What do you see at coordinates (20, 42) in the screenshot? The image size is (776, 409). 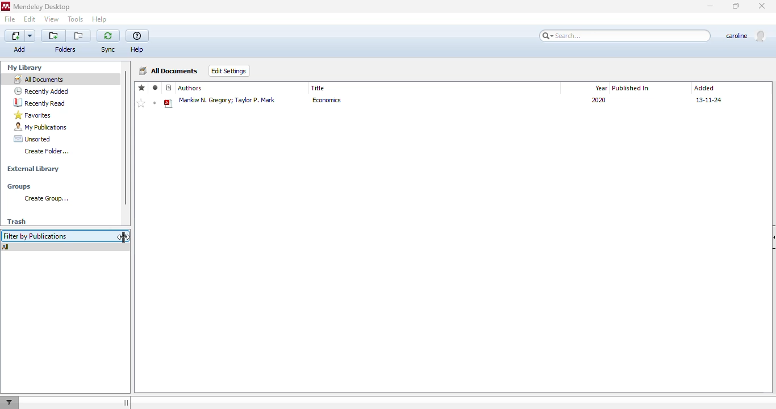 I see `add` at bounding box center [20, 42].